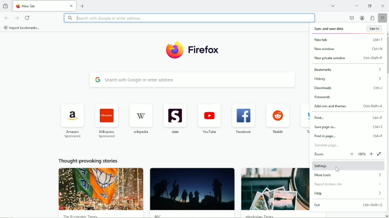 This screenshot has width=389, height=218. I want to click on find in page, so click(327, 146).